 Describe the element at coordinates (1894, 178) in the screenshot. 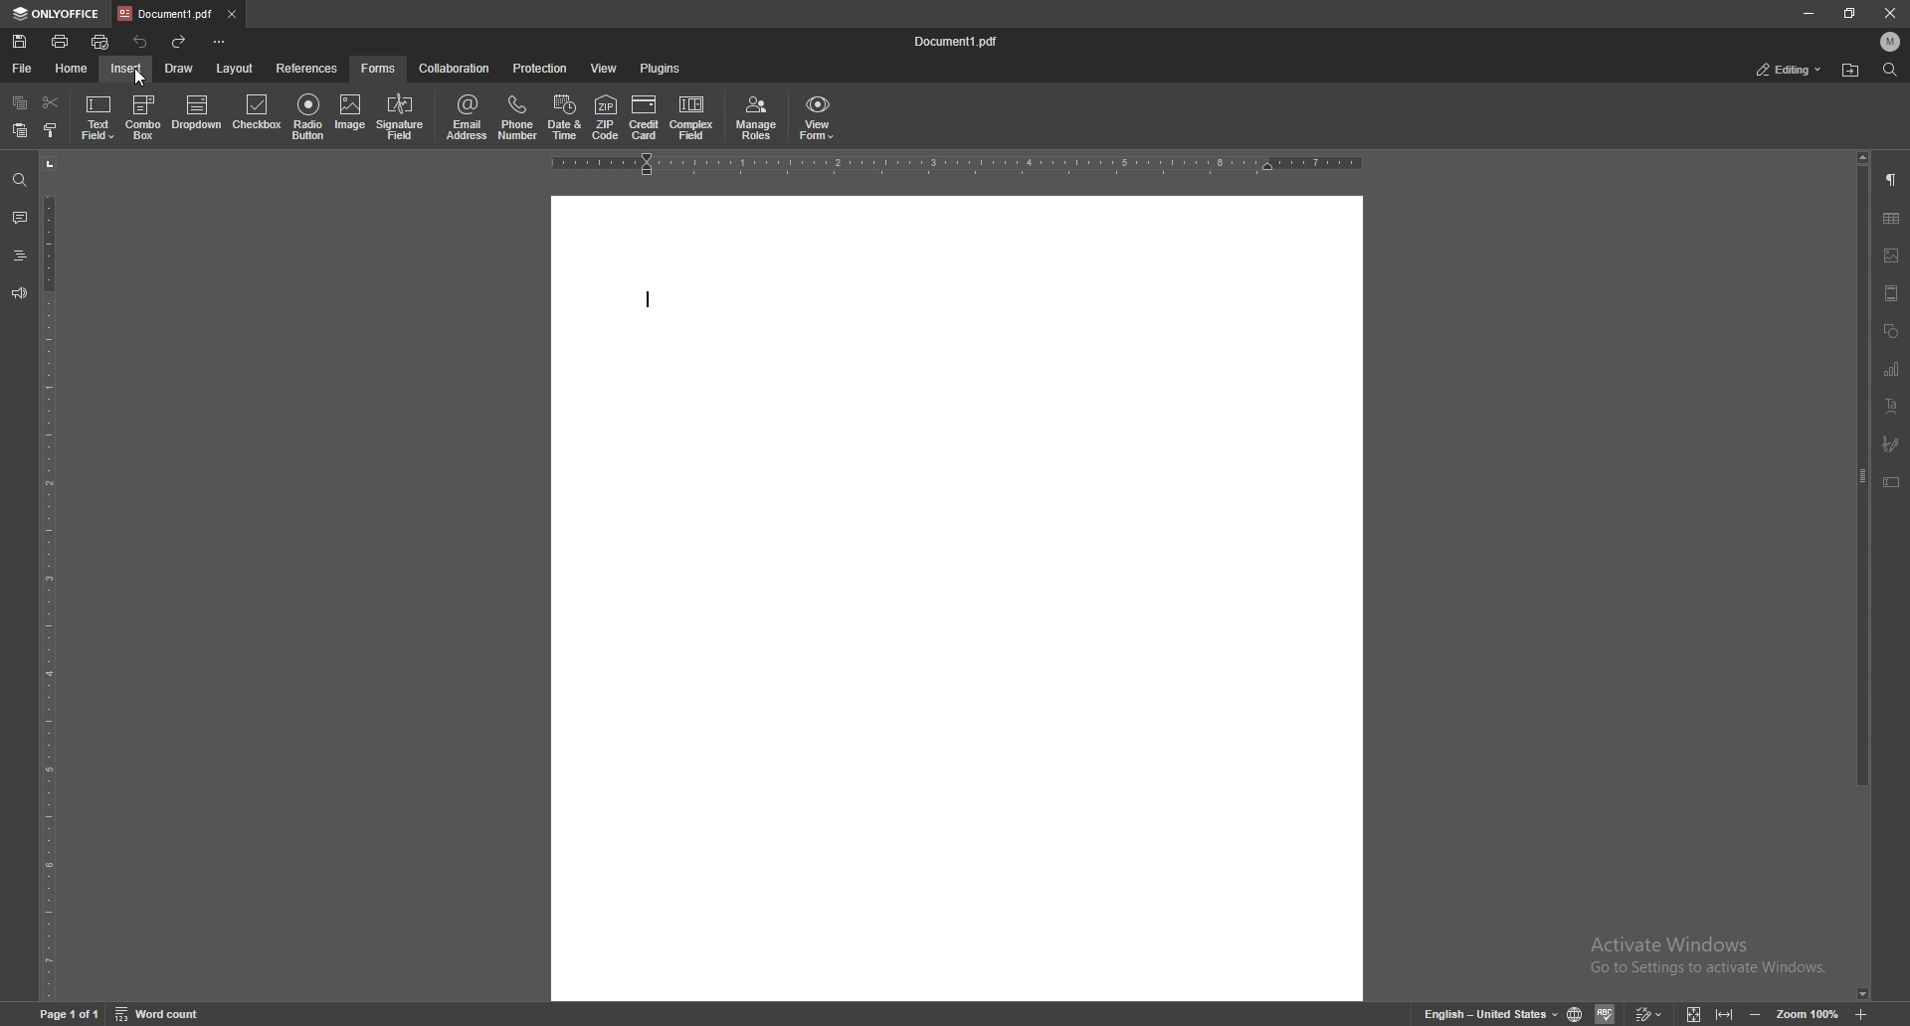

I see `paragraph` at that location.